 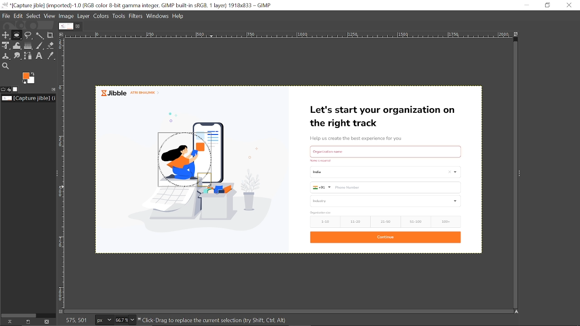 What do you see at coordinates (75, 320) in the screenshot?
I see `575, 501` at bounding box center [75, 320].